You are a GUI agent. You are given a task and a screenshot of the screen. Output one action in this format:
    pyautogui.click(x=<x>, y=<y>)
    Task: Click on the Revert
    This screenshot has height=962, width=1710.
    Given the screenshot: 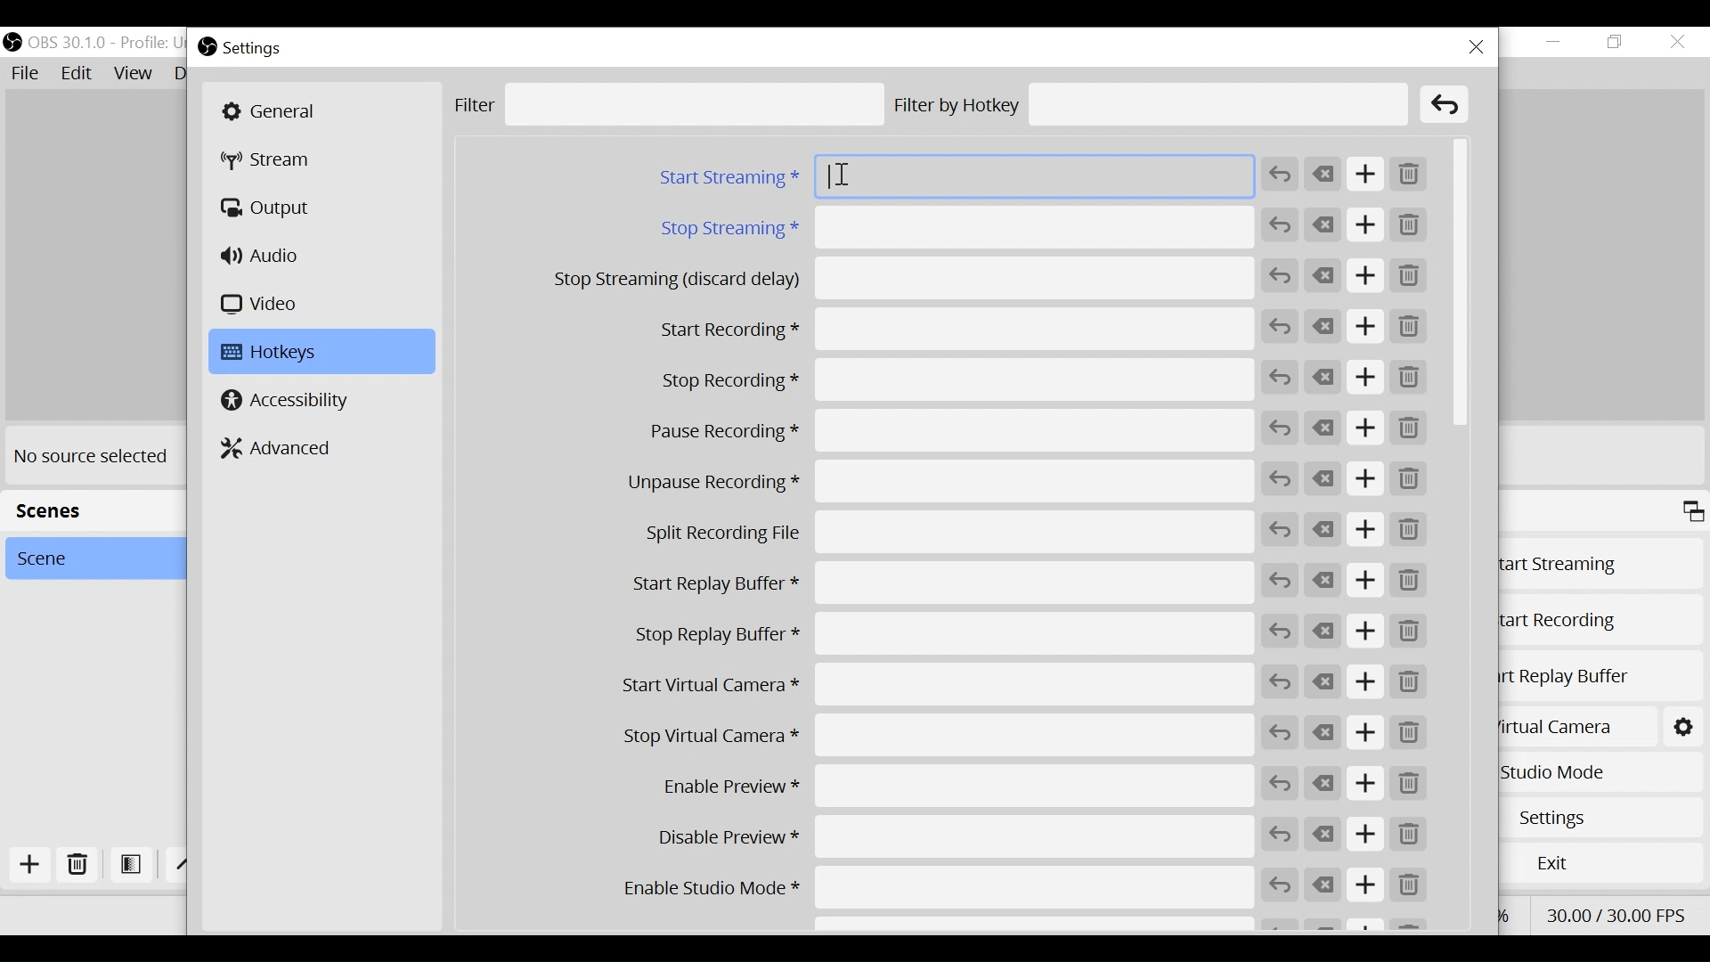 What is the action you would take?
    pyautogui.click(x=1280, y=733)
    